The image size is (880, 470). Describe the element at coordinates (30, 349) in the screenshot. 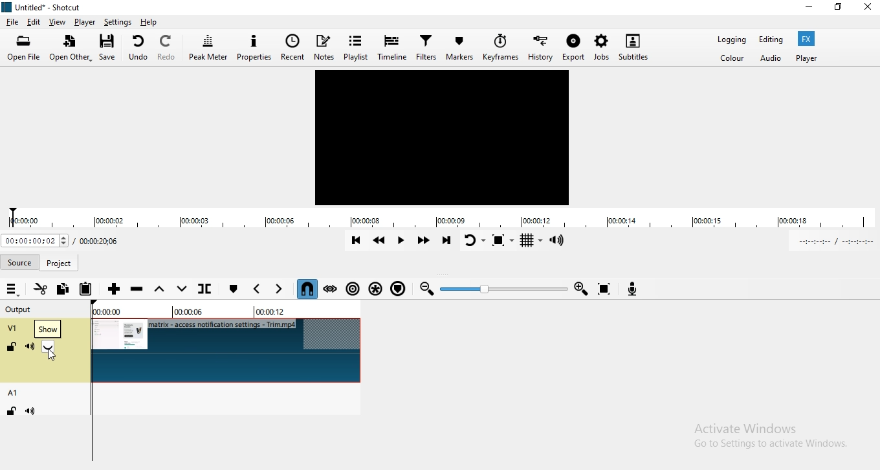

I see `Mute` at that location.